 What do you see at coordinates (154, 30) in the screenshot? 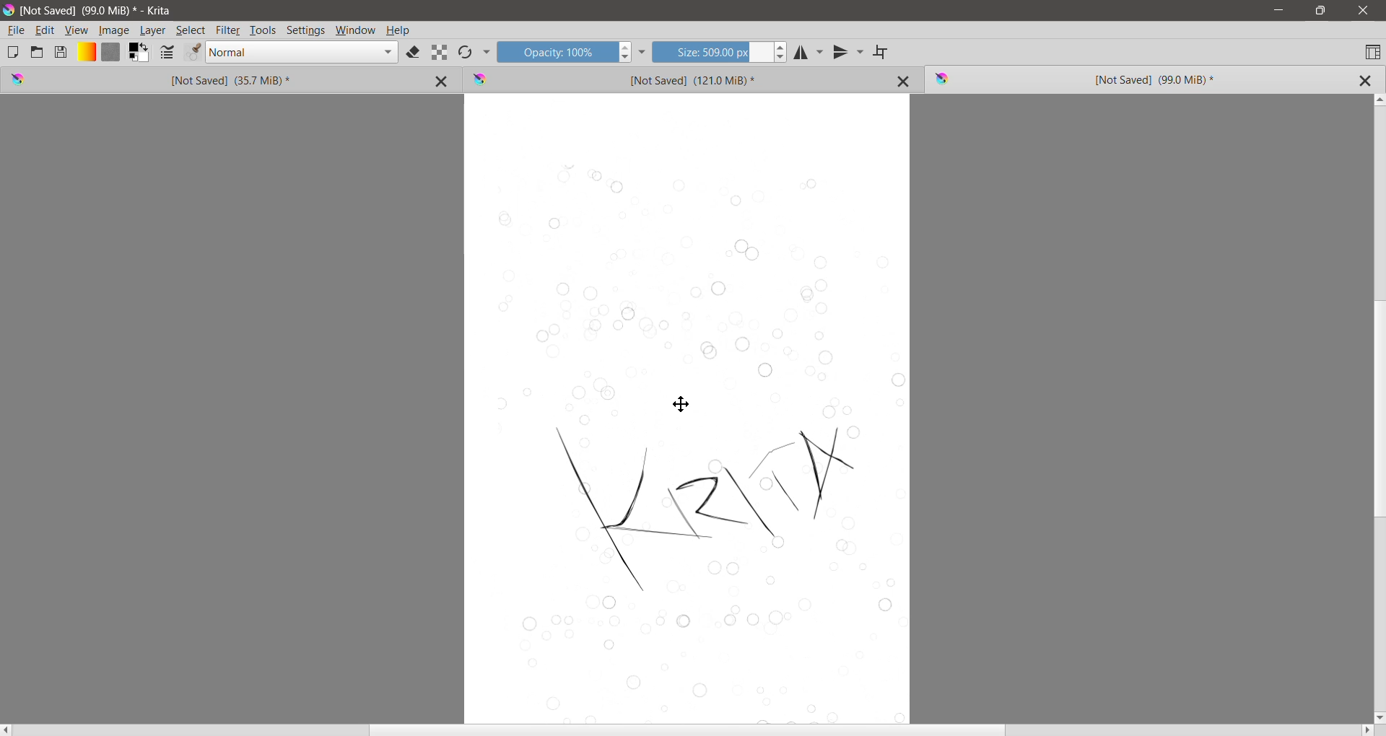
I see `Layer` at bounding box center [154, 30].